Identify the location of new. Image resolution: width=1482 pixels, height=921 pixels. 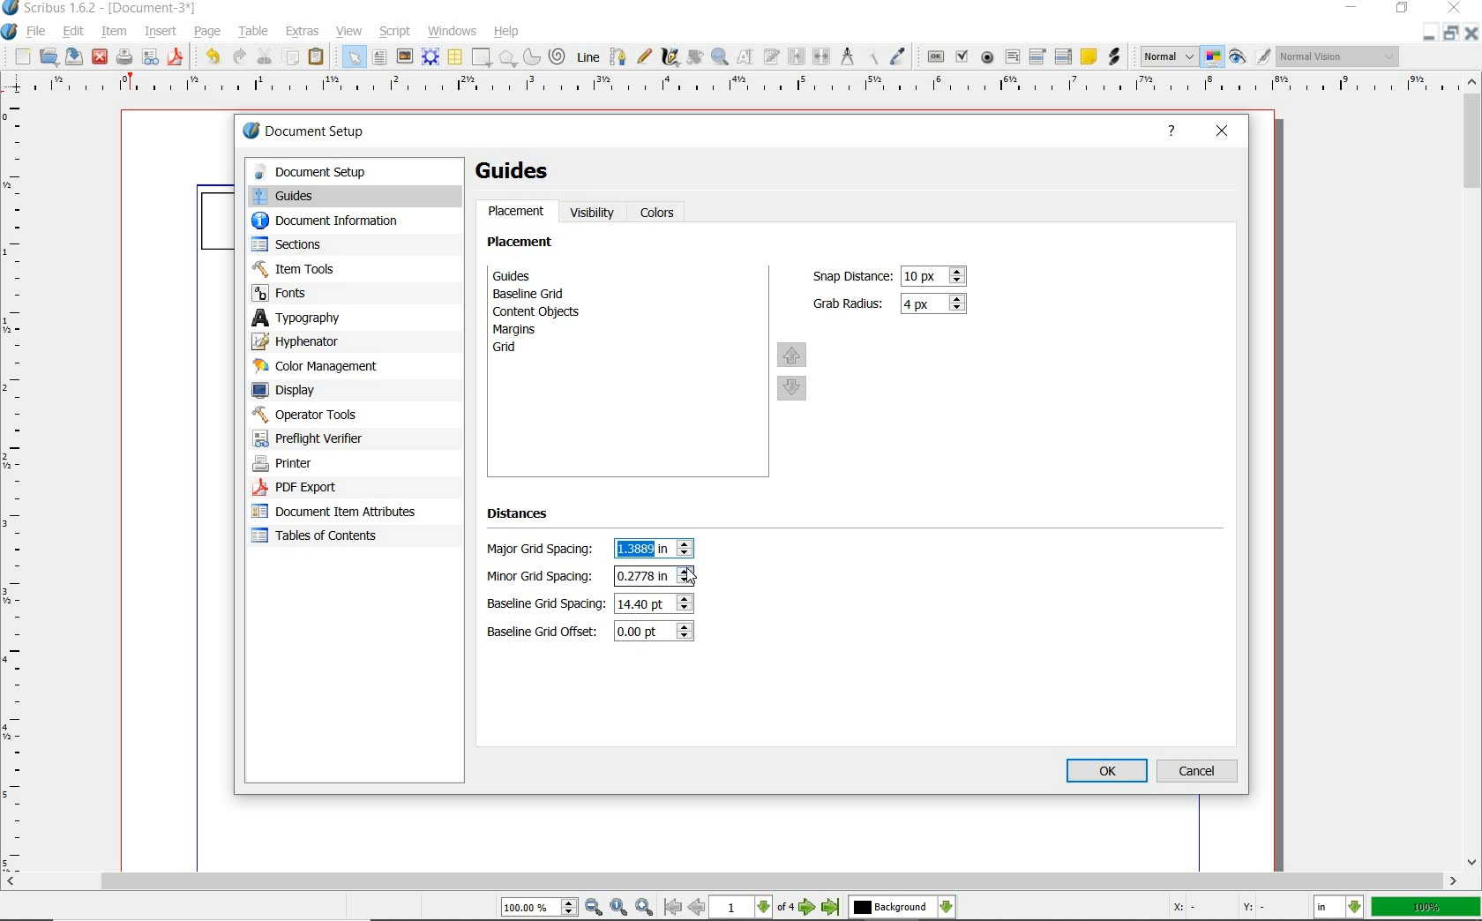
(20, 56).